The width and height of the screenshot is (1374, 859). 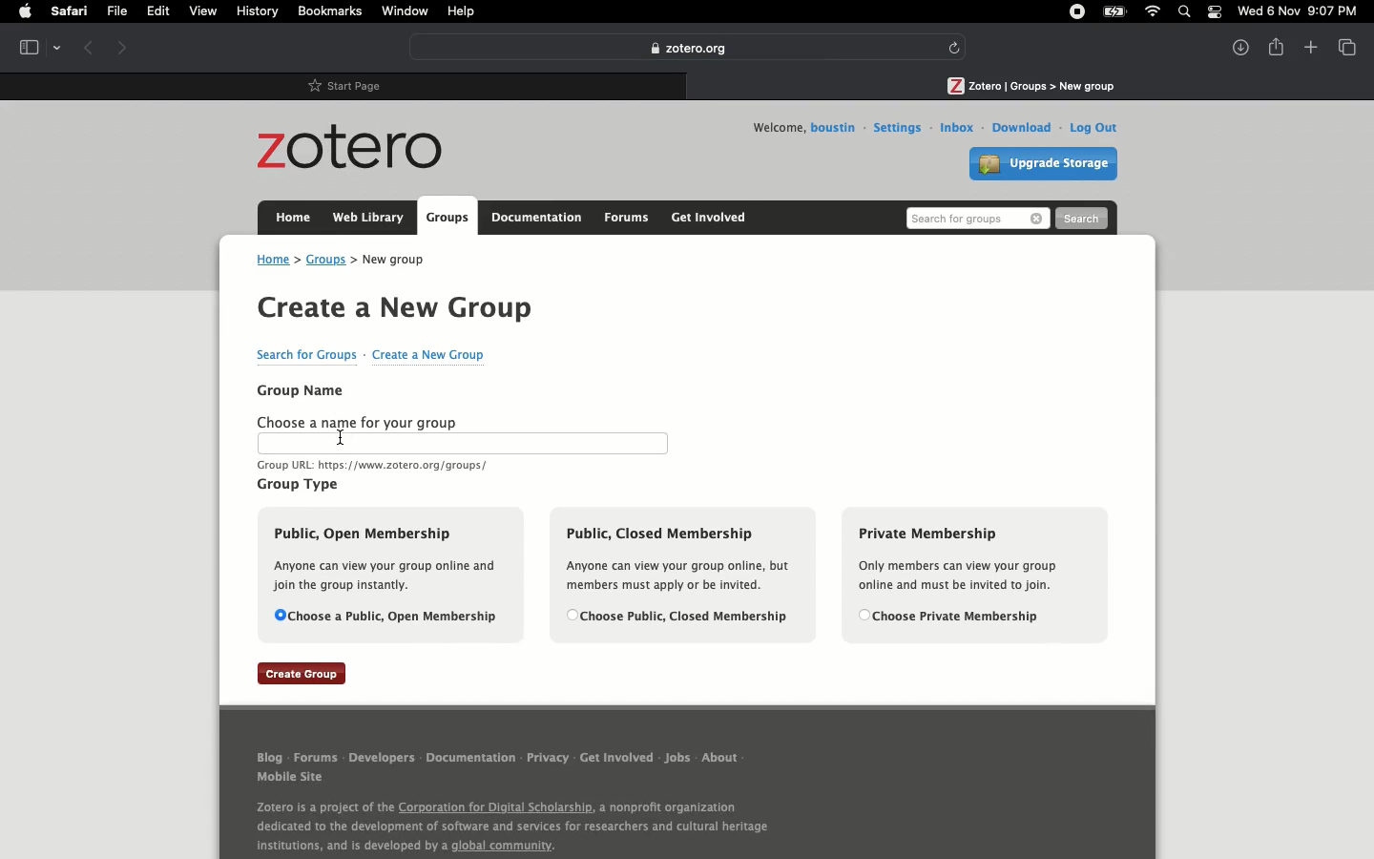 I want to click on Search, so click(x=977, y=218).